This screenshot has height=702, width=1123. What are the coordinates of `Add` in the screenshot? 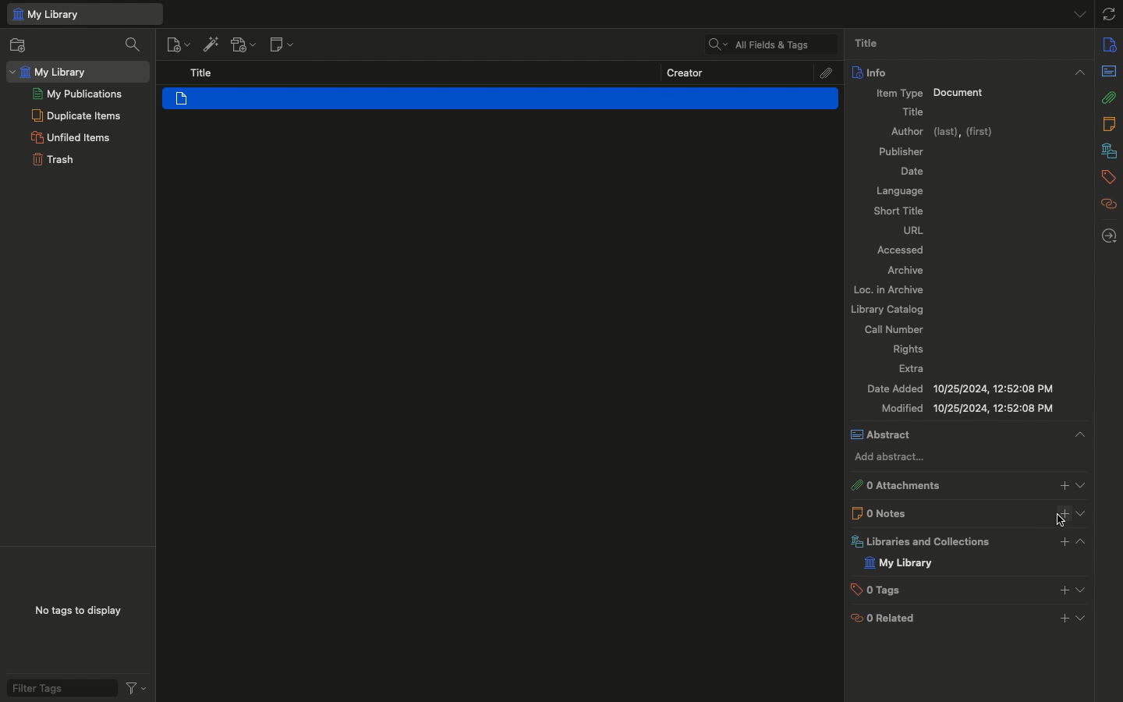 It's located at (1064, 484).